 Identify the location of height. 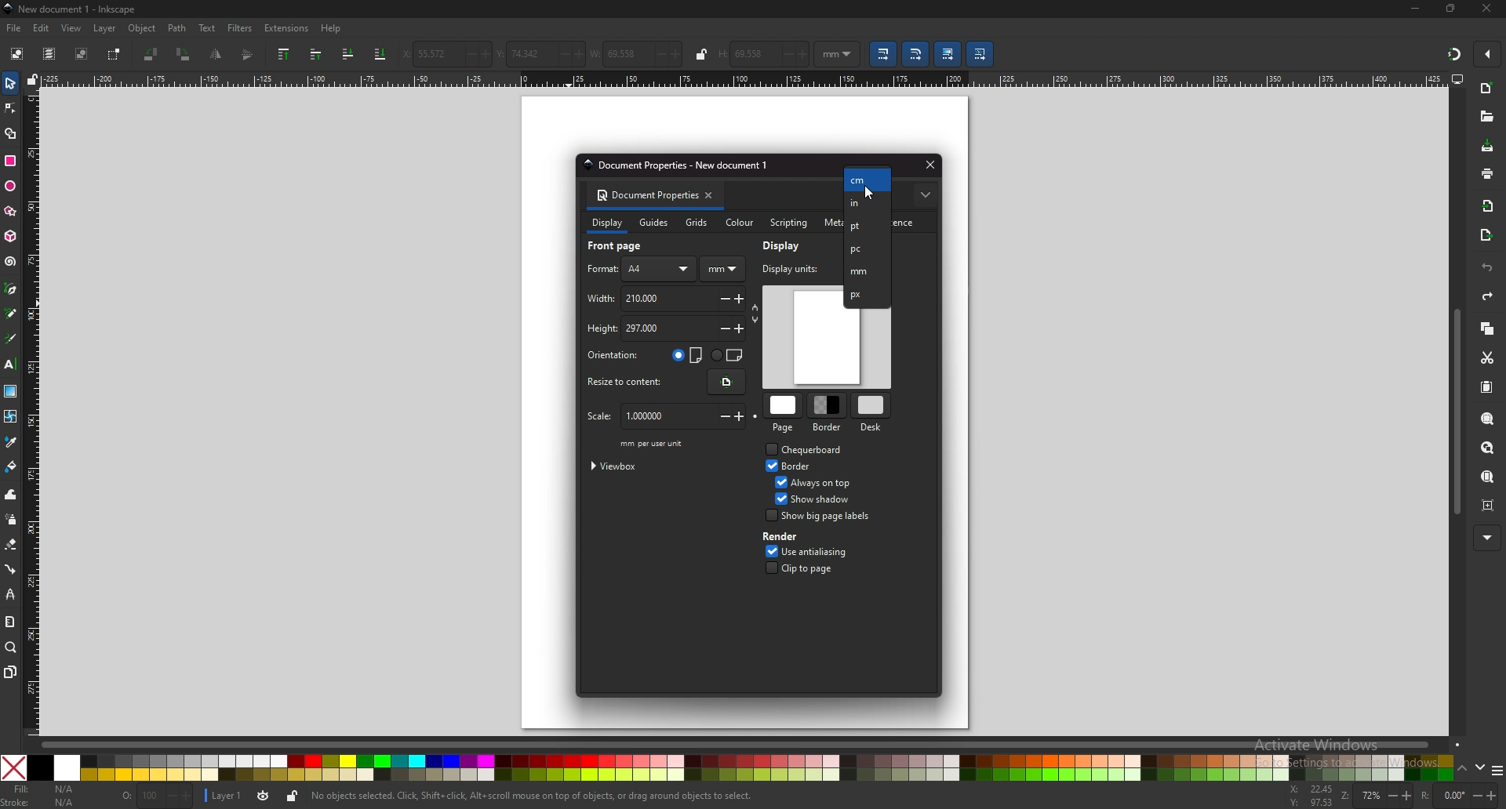
(632, 328).